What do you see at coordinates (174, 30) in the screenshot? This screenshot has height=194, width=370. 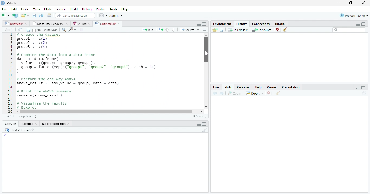 I see `Go to next section ` at bounding box center [174, 30].